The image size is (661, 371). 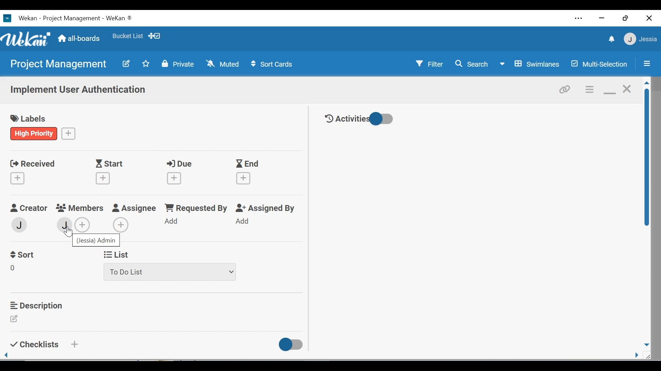 What do you see at coordinates (60, 65) in the screenshot?
I see `Project Management` at bounding box center [60, 65].